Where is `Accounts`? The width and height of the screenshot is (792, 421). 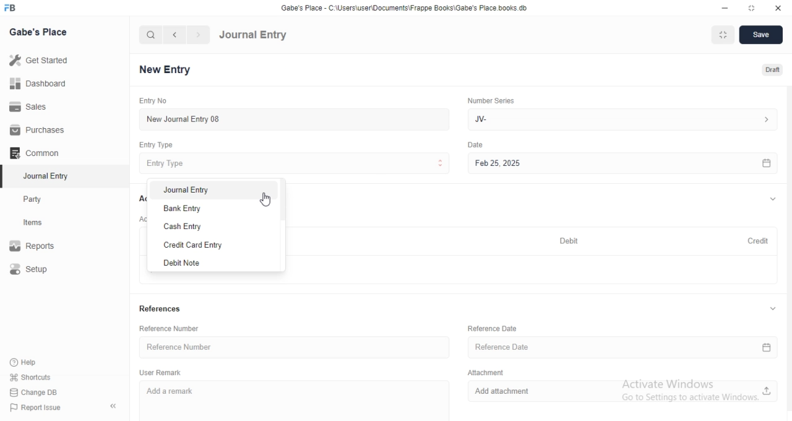
Accounts is located at coordinates (143, 199).